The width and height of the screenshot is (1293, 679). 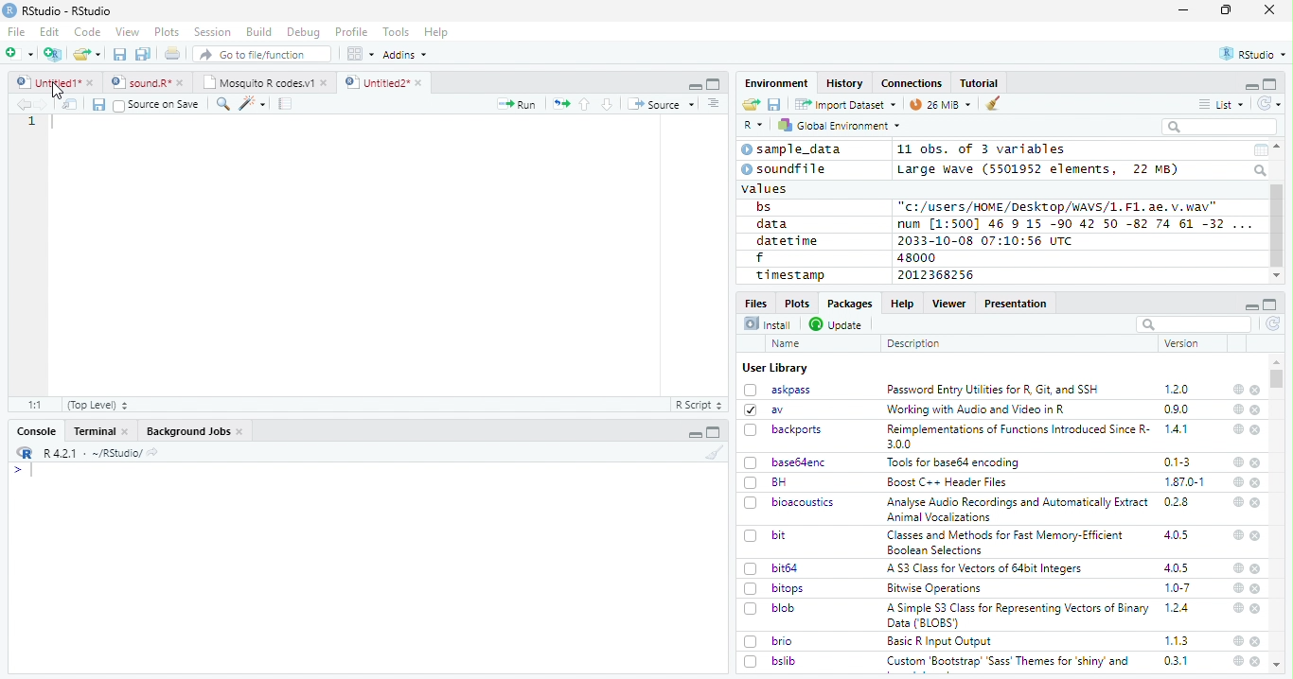 What do you see at coordinates (777, 82) in the screenshot?
I see `Environment` at bounding box center [777, 82].